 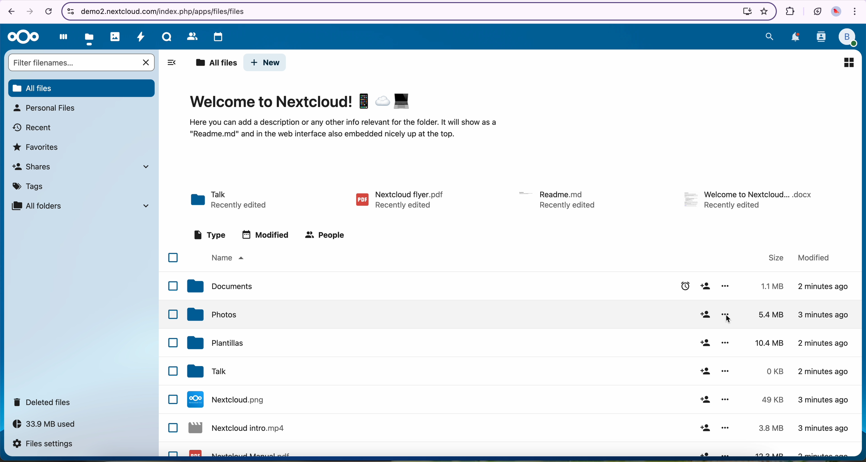 What do you see at coordinates (849, 38) in the screenshot?
I see `profile` at bounding box center [849, 38].